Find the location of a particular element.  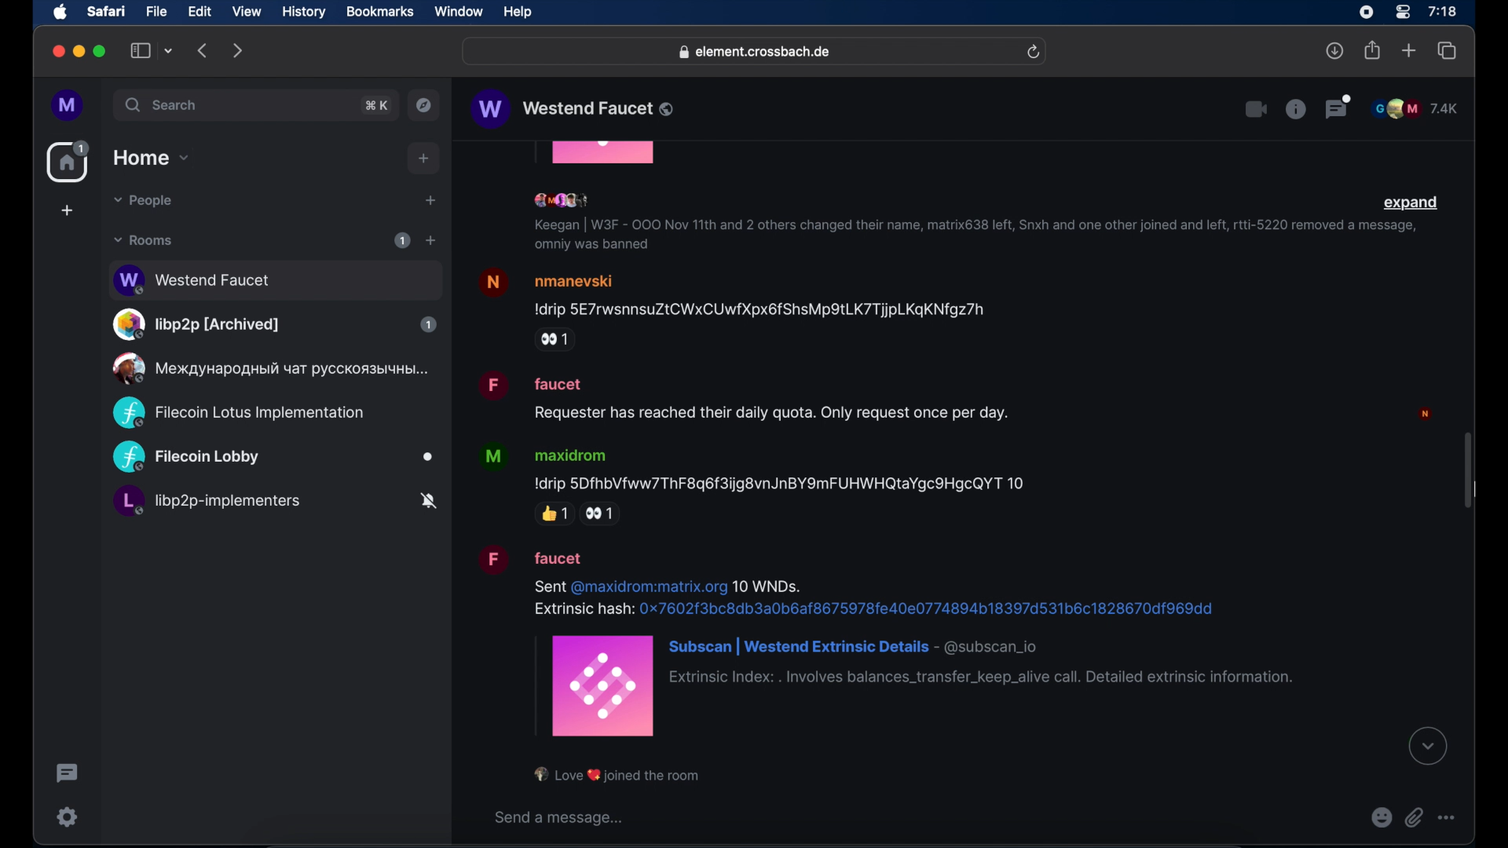

explore public rooms is located at coordinates (424, 105).